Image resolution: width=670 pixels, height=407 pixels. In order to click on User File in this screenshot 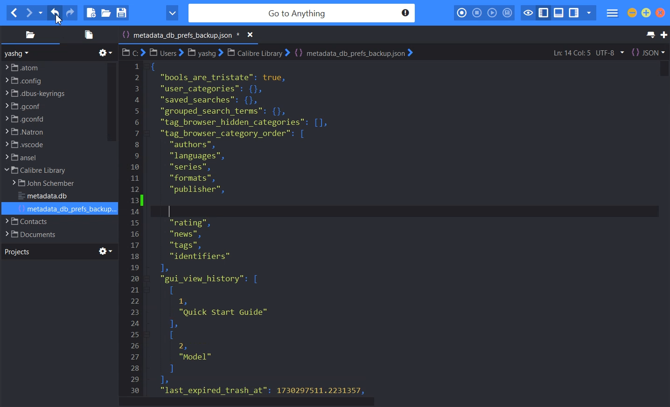, I will do `click(167, 52)`.